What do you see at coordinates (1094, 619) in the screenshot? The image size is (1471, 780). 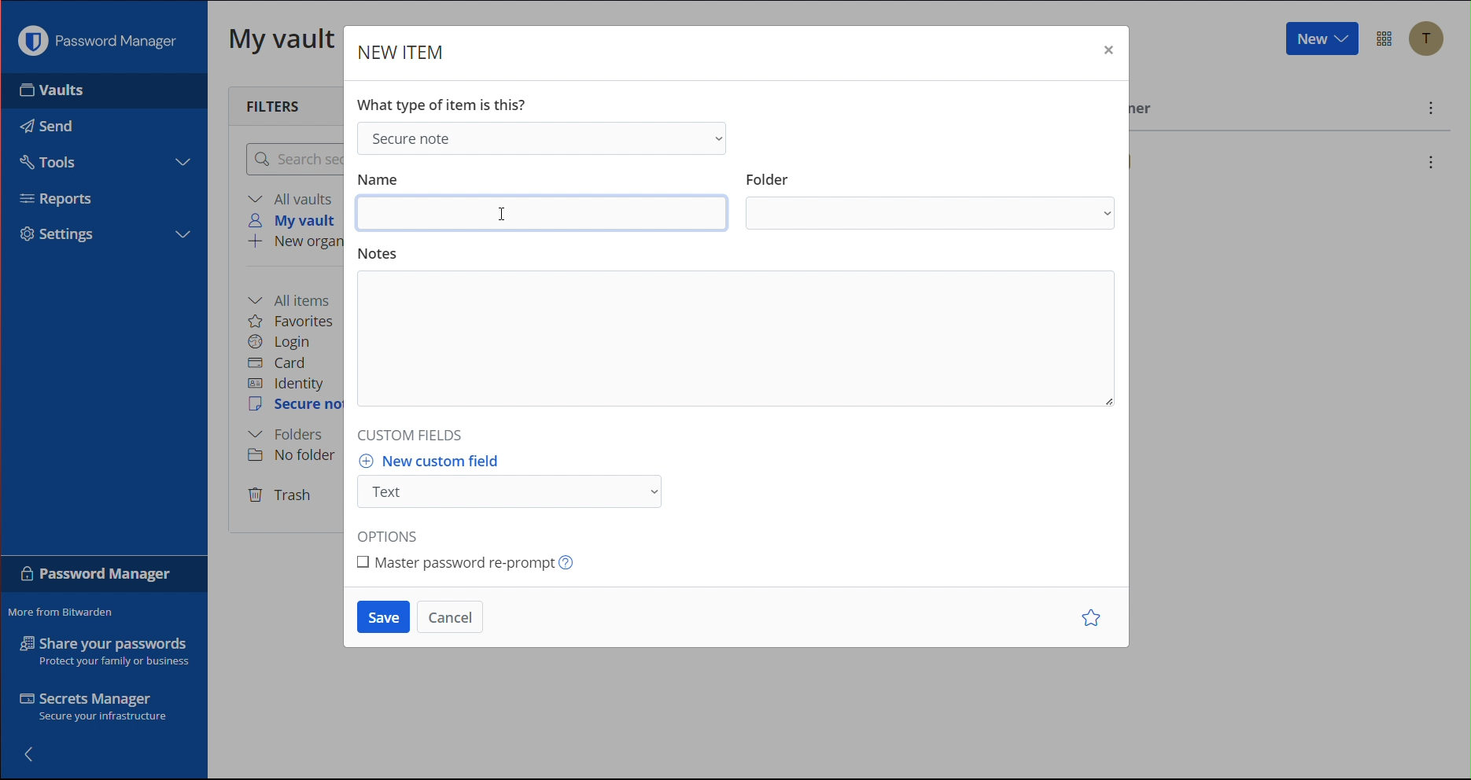 I see `Star` at bounding box center [1094, 619].